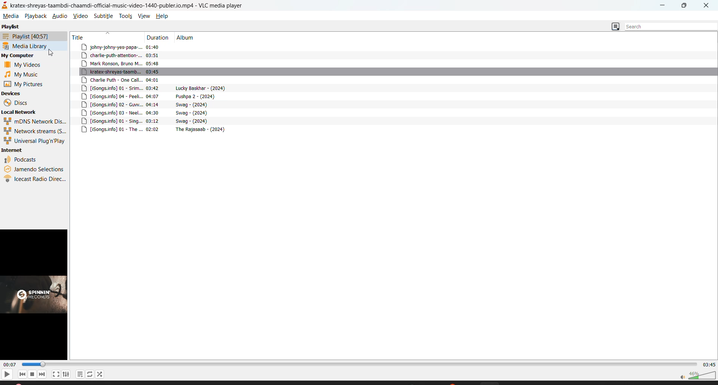 This screenshot has width=718, height=385. Describe the element at coordinates (190, 37) in the screenshot. I see `album` at that location.